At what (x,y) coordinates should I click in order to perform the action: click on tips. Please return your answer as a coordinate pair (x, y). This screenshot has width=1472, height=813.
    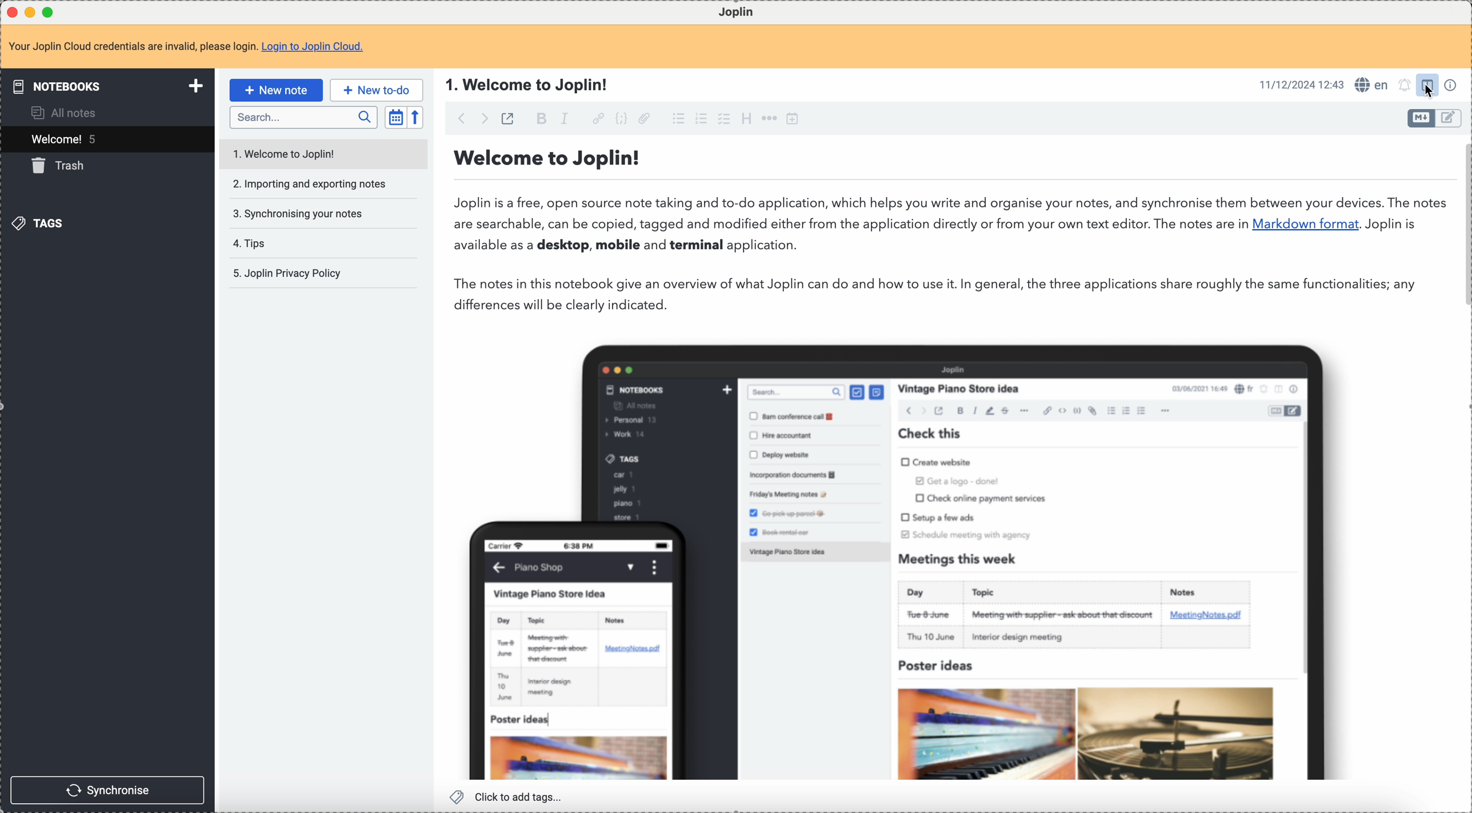
    Looking at the image, I should click on (250, 242).